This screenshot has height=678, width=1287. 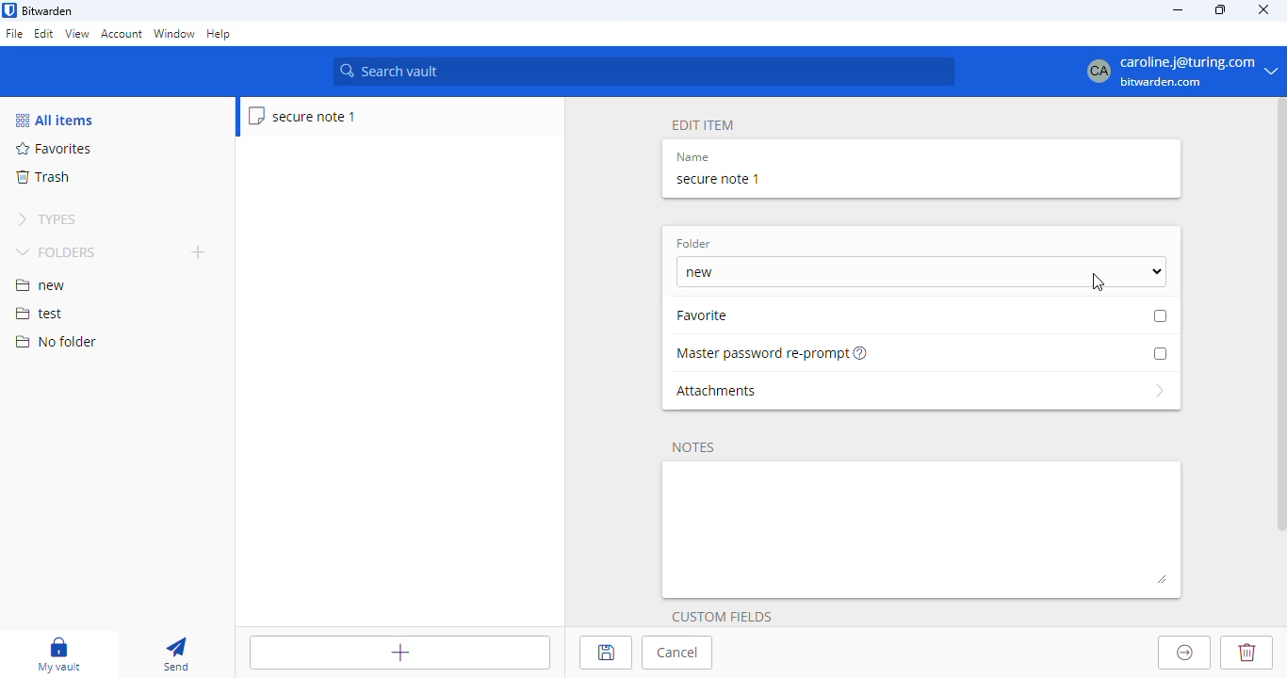 What do you see at coordinates (920, 271) in the screenshot?
I see `new` at bounding box center [920, 271].